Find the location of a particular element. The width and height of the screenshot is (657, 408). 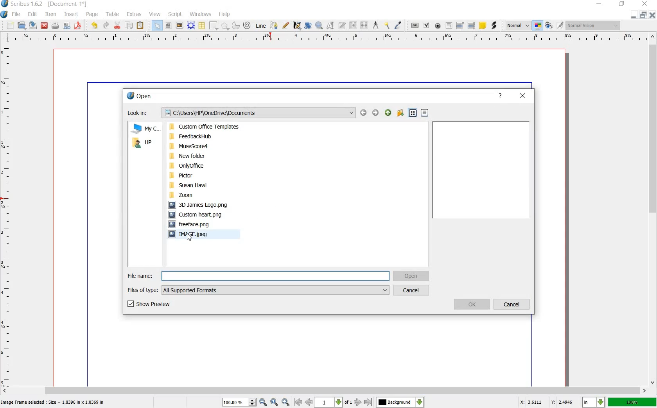

scrollbar is located at coordinates (653, 210).